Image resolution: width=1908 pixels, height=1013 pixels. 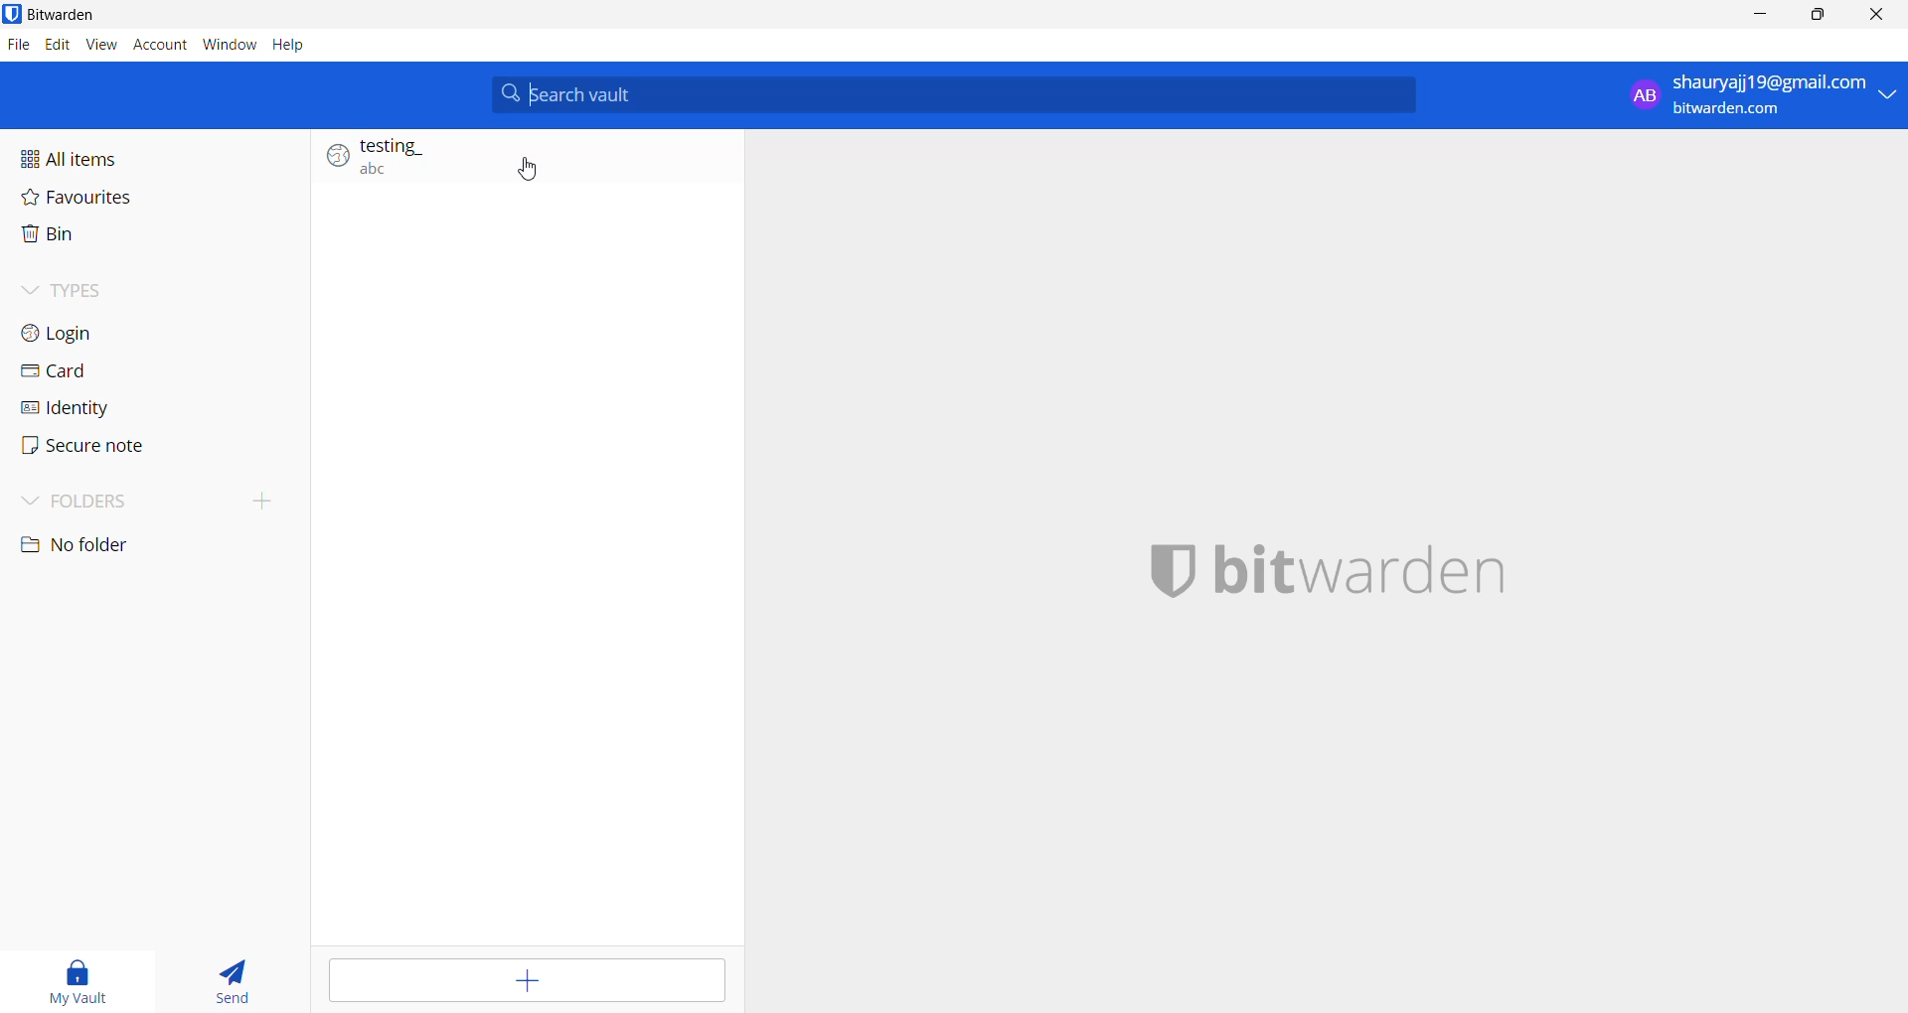 What do you see at coordinates (1757, 21) in the screenshot?
I see `minimize` at bounding box center [1757, 21].